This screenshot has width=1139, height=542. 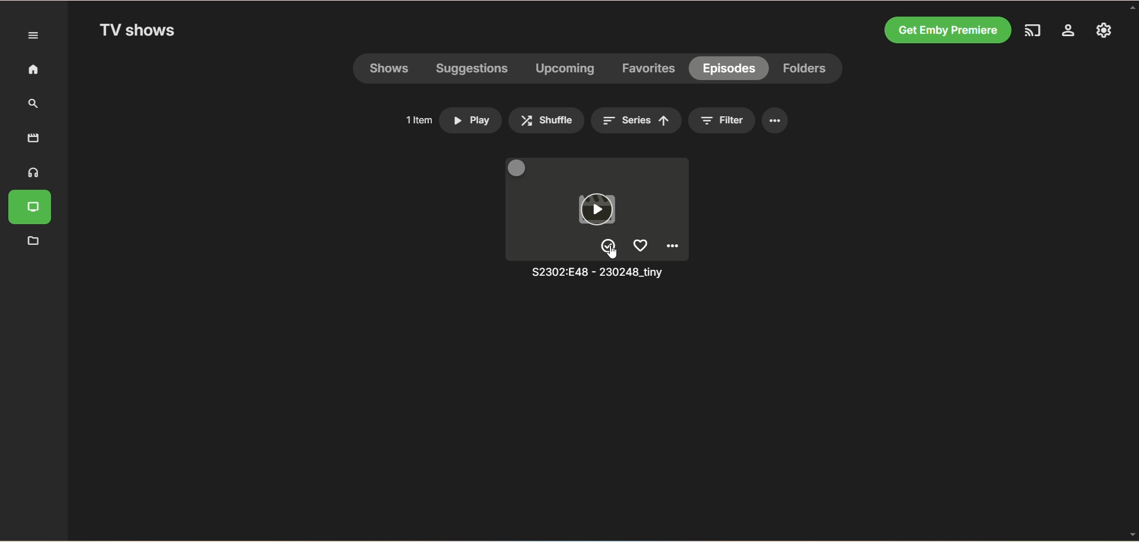 I want to click on expand, so click(x=34, y=36).